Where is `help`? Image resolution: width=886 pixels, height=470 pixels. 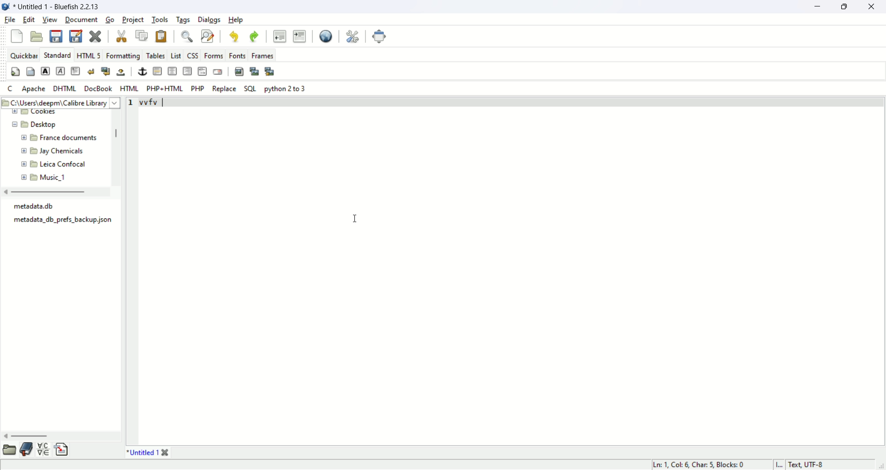 help is located at coordinates (241, 21).